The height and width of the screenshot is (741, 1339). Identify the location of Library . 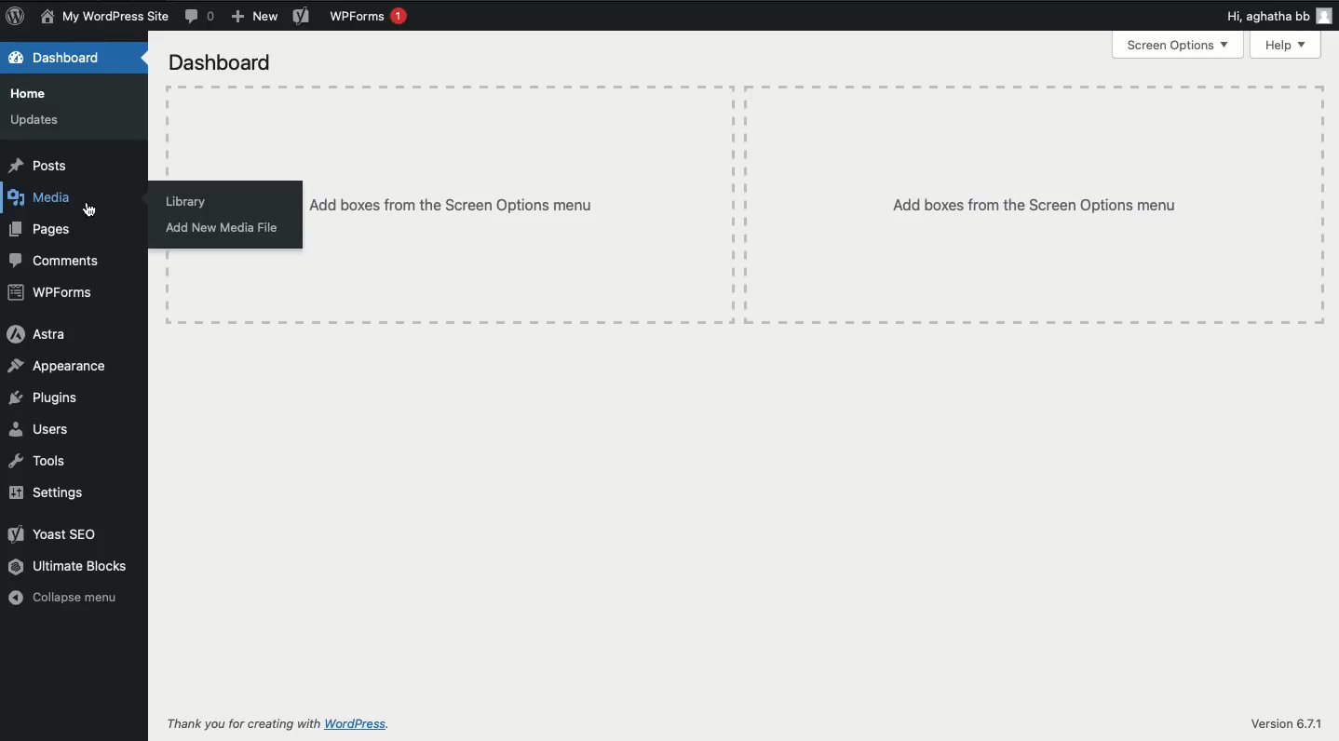
(187, 201).